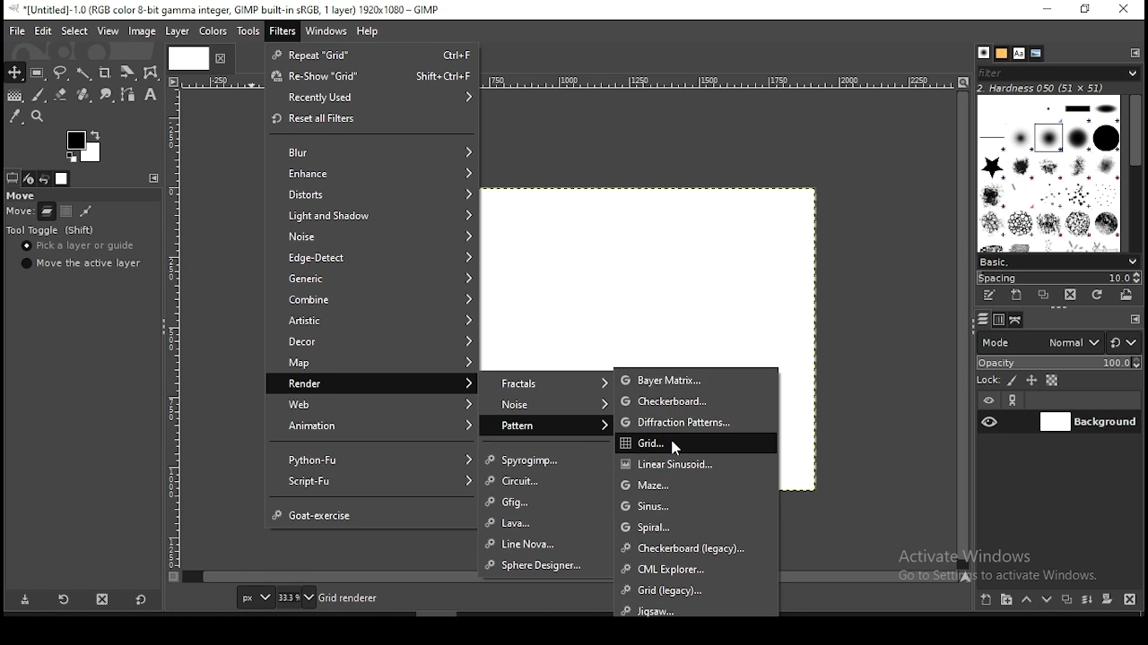 Image resolution: width=1148 pixels, height=645 pixels. Describe the element at coordinates (61, 73) in the screenshot. I see `free selection tool` at that location.